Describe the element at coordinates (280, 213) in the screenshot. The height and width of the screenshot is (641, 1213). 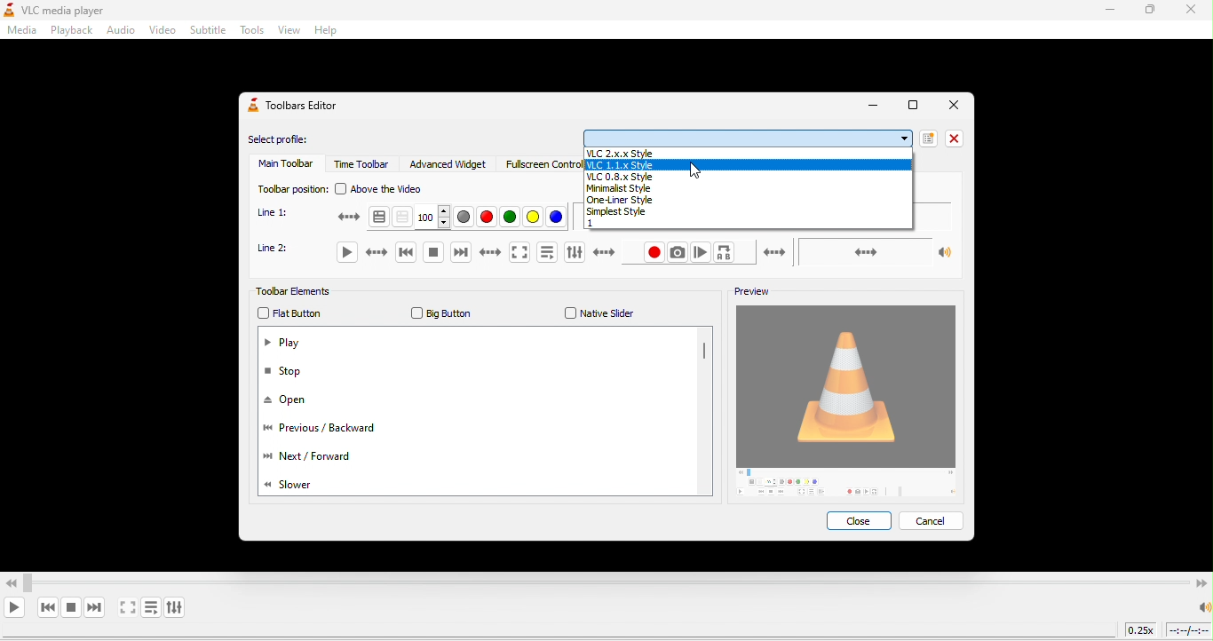
I see `line 1` at that location.